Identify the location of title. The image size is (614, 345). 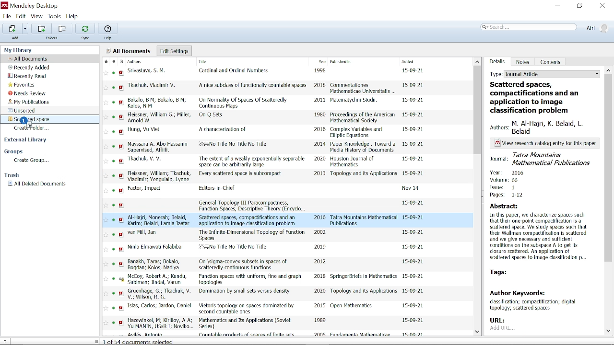
(252, 235).